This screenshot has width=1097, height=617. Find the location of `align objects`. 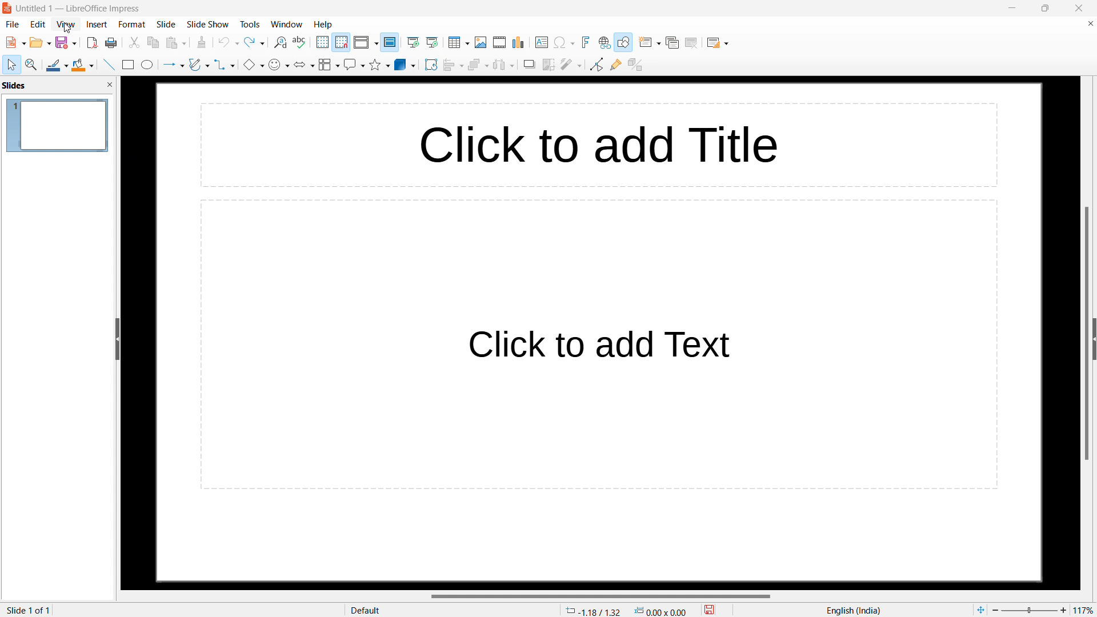

align objects is located at coordinates (453, 65).